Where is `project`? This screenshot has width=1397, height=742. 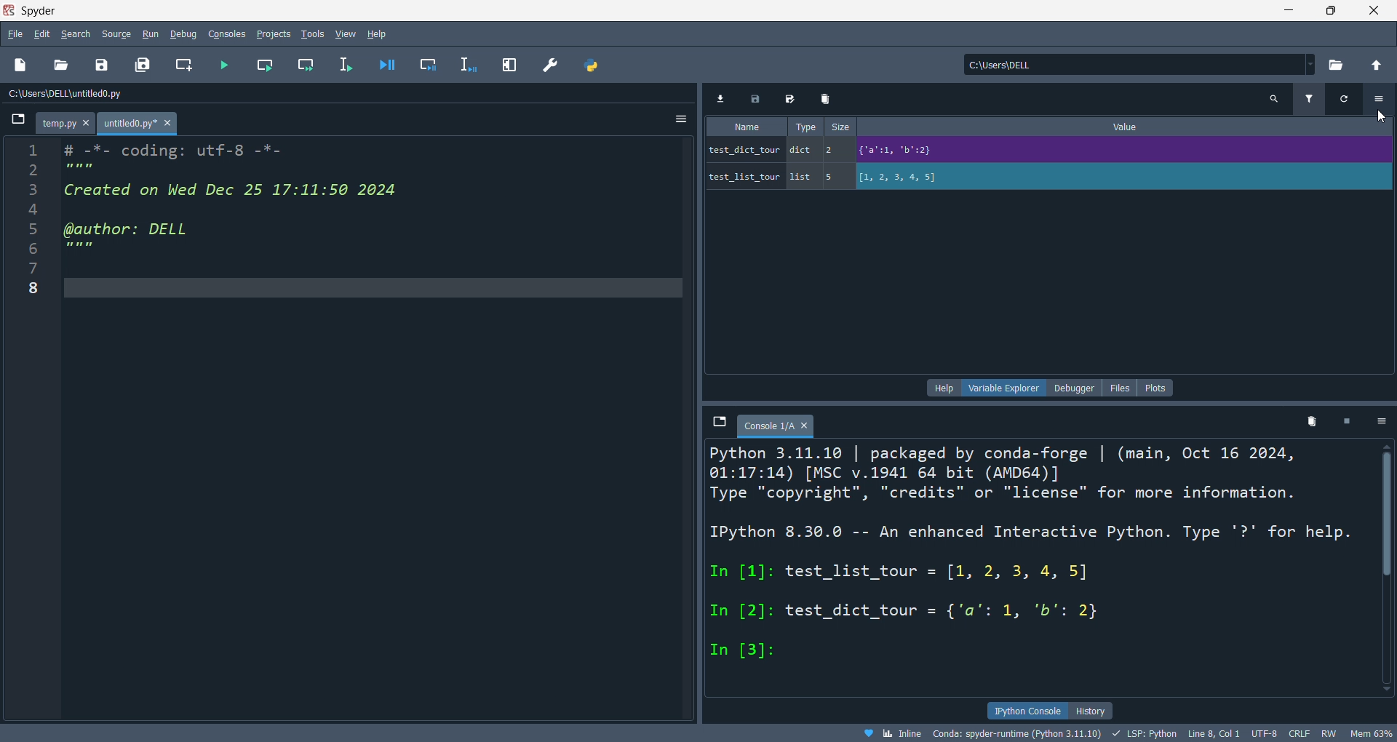 project is located at coordinates (276, 33).